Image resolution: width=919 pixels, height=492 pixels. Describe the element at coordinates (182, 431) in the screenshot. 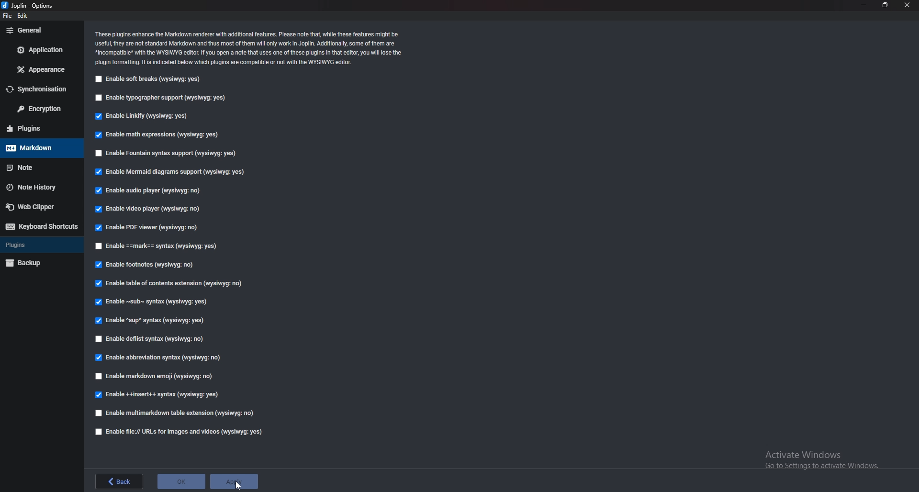

I see `Enable file urls for images and videos` at that location.